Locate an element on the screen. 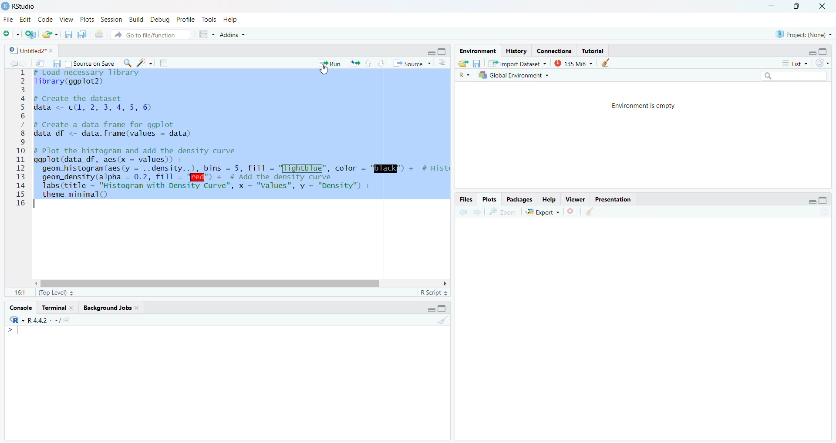  minimize is located at coordinates (813, 52).